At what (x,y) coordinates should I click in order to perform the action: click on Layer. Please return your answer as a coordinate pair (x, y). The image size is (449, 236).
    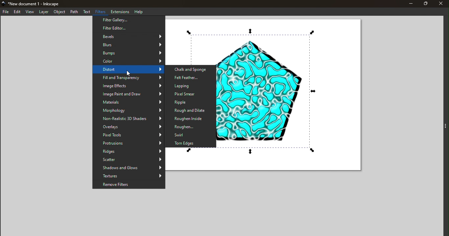
    Looking at the image, I should click on (44, 12).